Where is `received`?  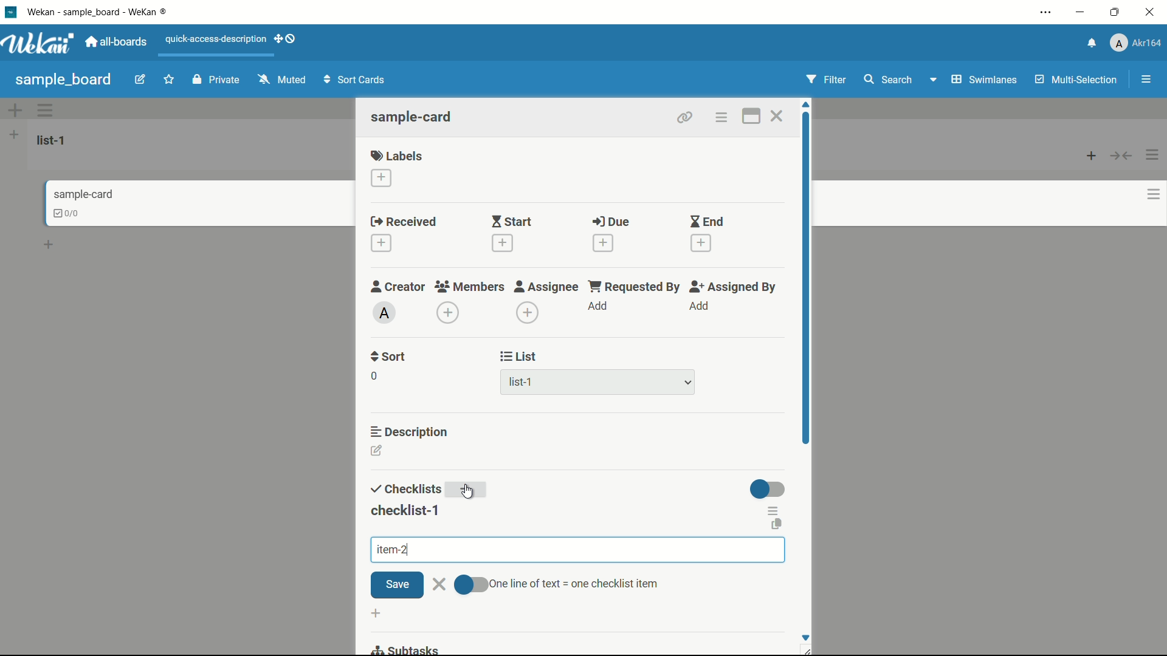
received is located at coordinates (404, 222).